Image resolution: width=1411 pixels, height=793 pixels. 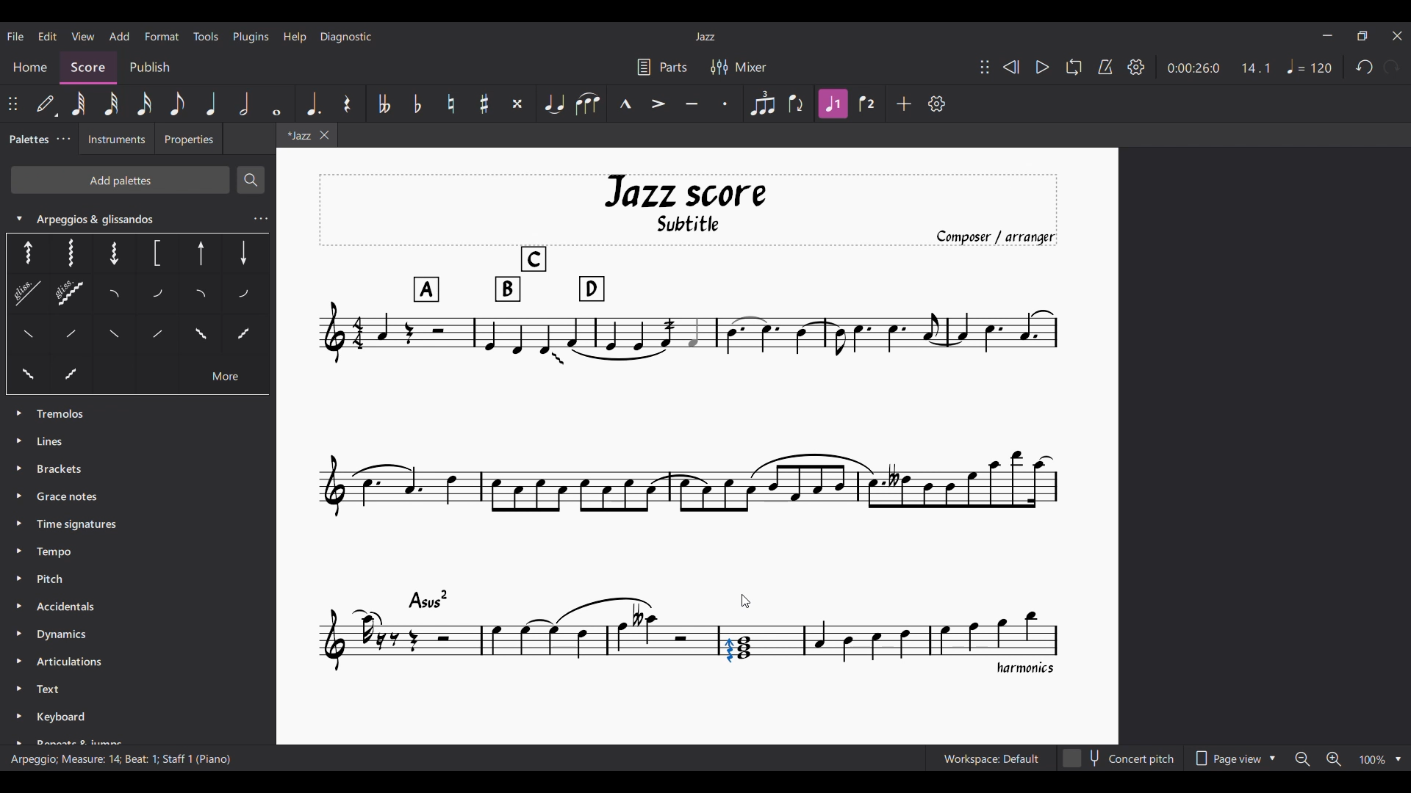 What do you see at coordinates (745, 601) in the screenshot?
I see `Cursor position unchanged` at bounding box center [745, 601].